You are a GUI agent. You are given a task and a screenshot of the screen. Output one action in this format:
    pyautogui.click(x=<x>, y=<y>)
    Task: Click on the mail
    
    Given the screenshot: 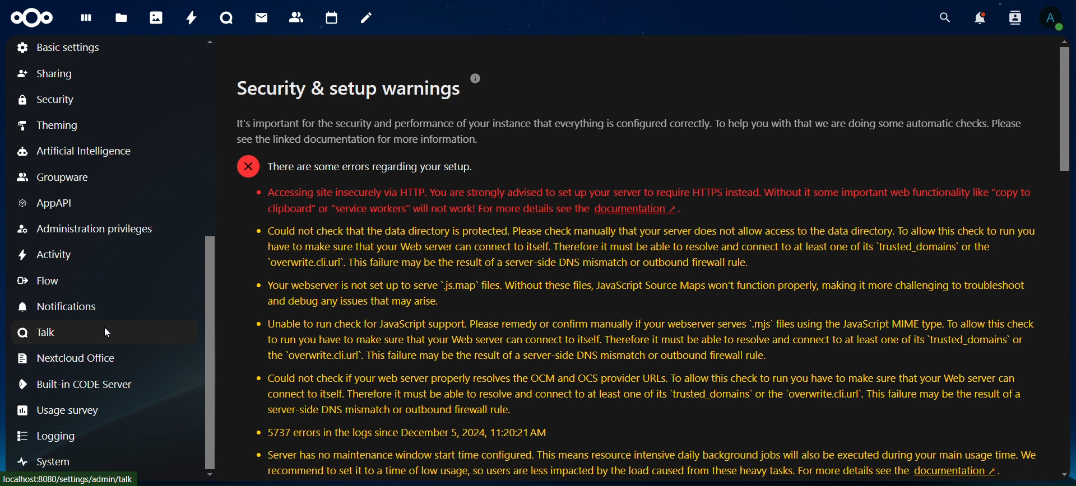 What is the action you would take?
    pyautogui.click(x=265, y=18)
    